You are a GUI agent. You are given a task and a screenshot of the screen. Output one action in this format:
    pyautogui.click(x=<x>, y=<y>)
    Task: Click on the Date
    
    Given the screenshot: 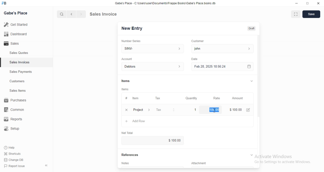 What is the action you would take?
    pyautogui.click(x=194, y=59)
    